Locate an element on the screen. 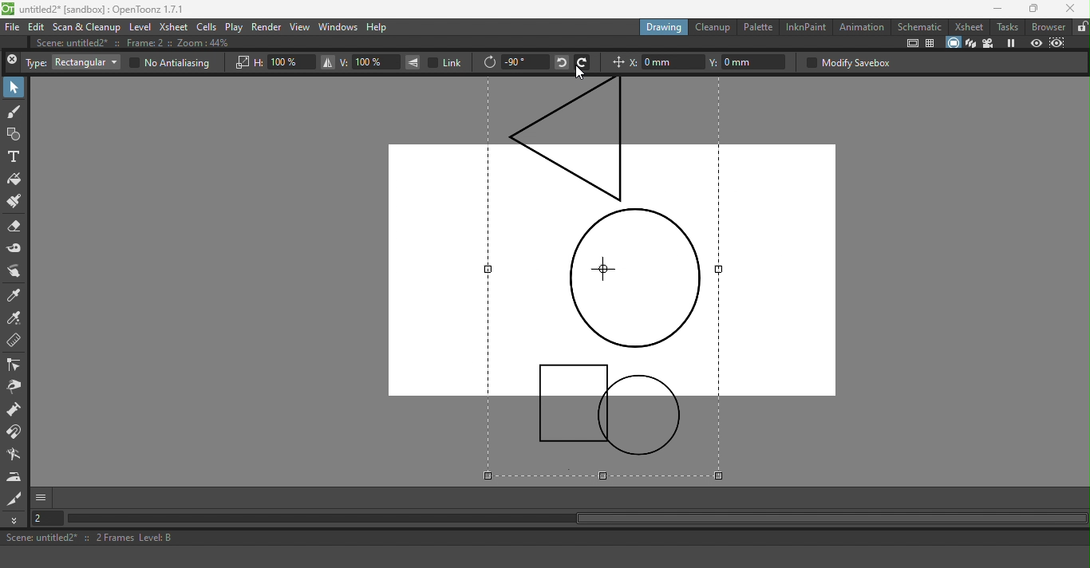 The height and width of the screenshot is (568, 1090). V: 0% is located at coordinates (369, 62).